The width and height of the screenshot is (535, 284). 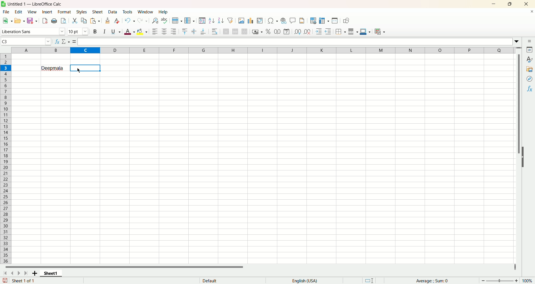 I want to click on Find and replace, so click(x=155, y=21).